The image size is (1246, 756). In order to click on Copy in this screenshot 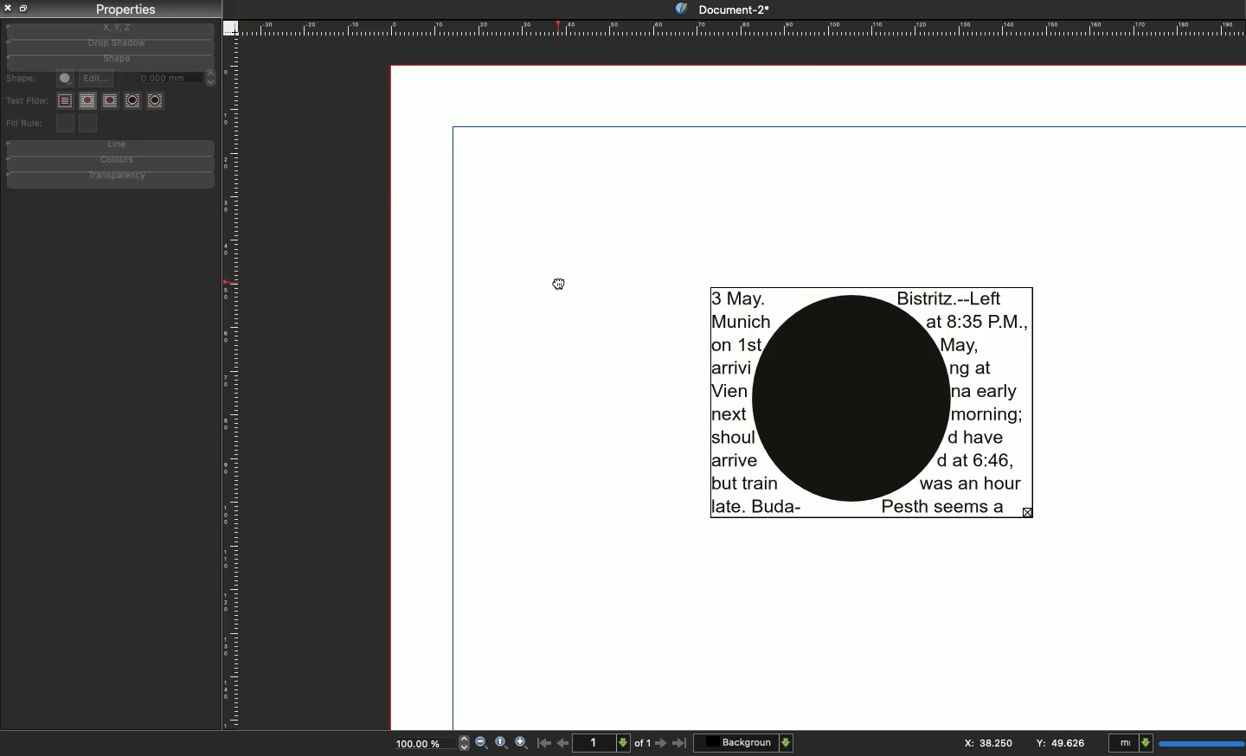, I will do `click(24, 10)`.